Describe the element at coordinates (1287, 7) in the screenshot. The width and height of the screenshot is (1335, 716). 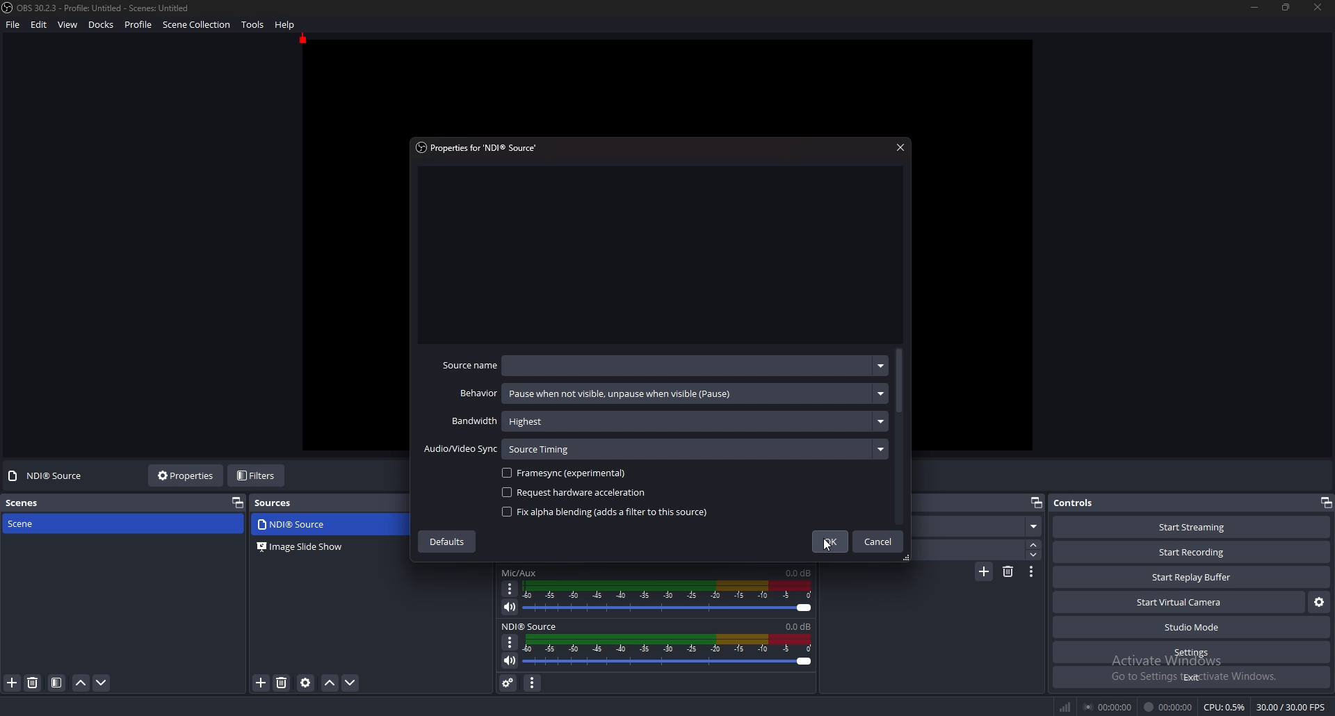
I see `resize` at that location.